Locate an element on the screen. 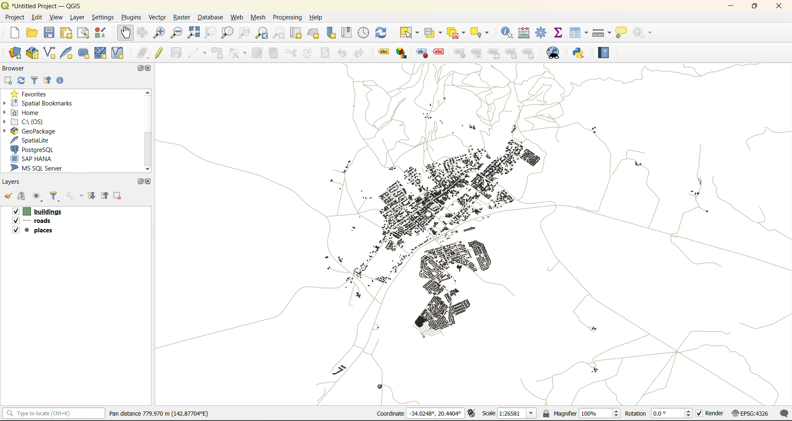 The width and height of the screenshot is (792, 421). toggle extensions is located at coordinates (474, 414).